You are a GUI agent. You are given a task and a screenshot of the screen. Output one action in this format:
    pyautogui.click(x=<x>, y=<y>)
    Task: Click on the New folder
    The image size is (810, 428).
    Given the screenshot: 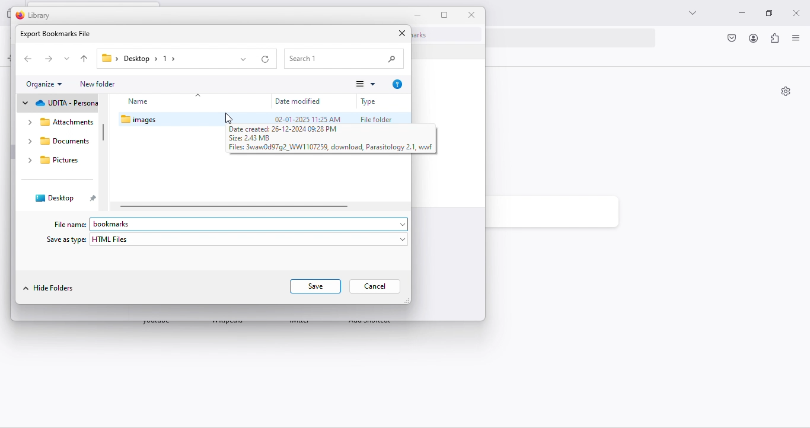 What is the action you would take?
    pyautogui.click(x=98, y=84)
    